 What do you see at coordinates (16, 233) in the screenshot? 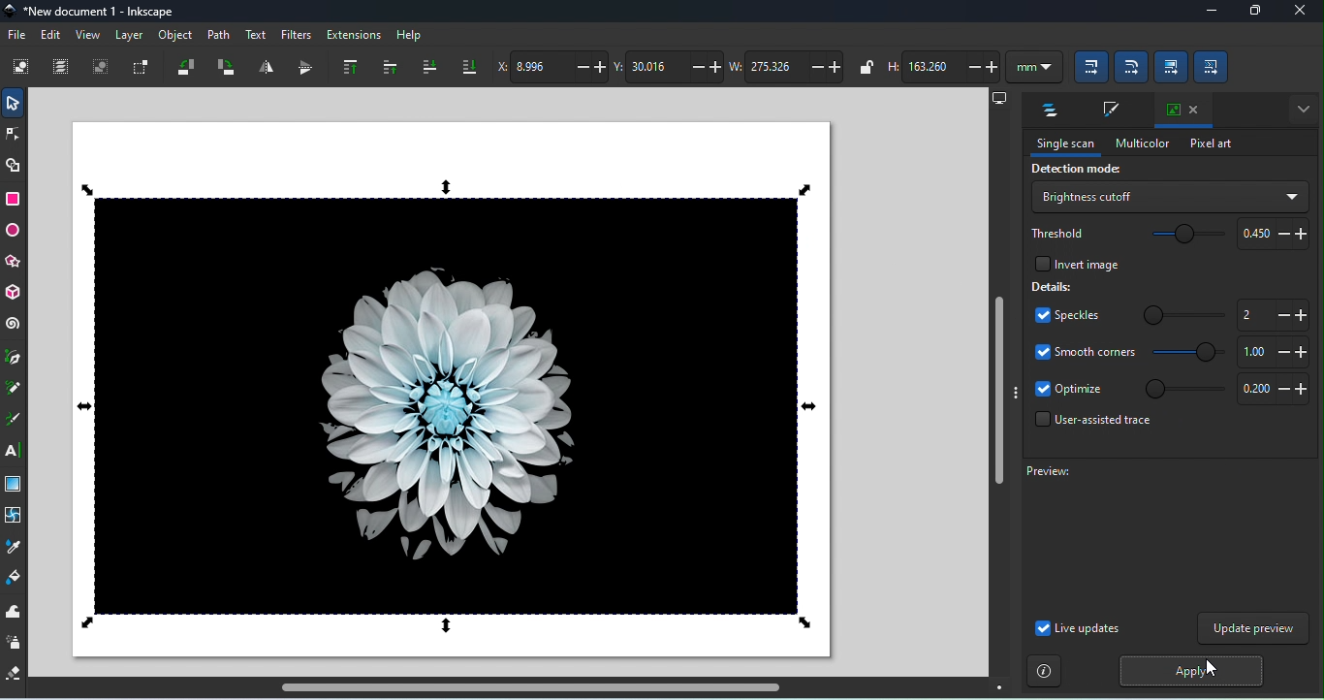
I see `Ellipse/arc tool` at bounding box center [16, 233].